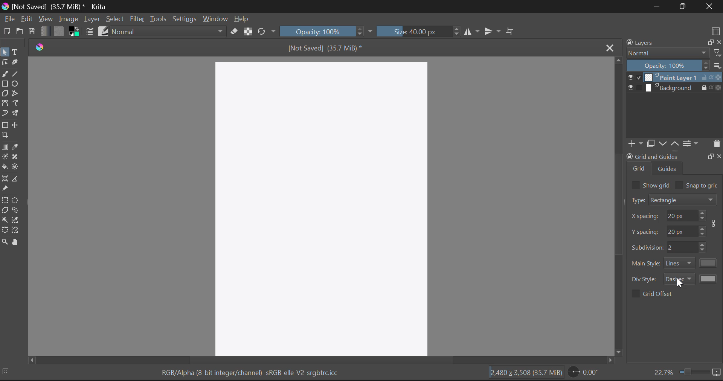 Image resolution: width=723 pixels, height=381 pixels. I want to click on more, so click(717, 65).